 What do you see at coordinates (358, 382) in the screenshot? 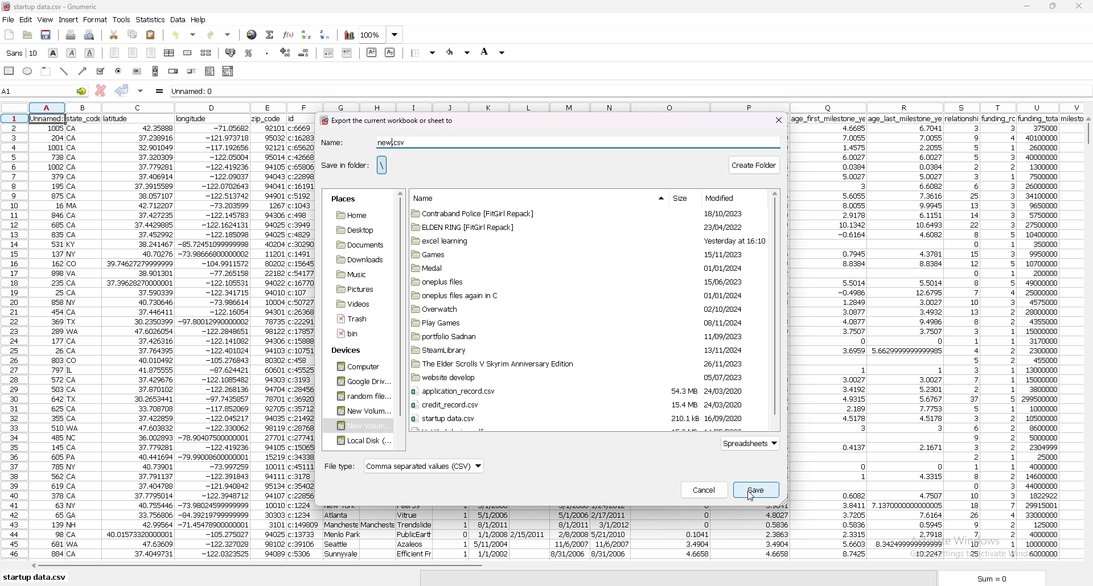
I see `folder` at bounding box center [358, 382].